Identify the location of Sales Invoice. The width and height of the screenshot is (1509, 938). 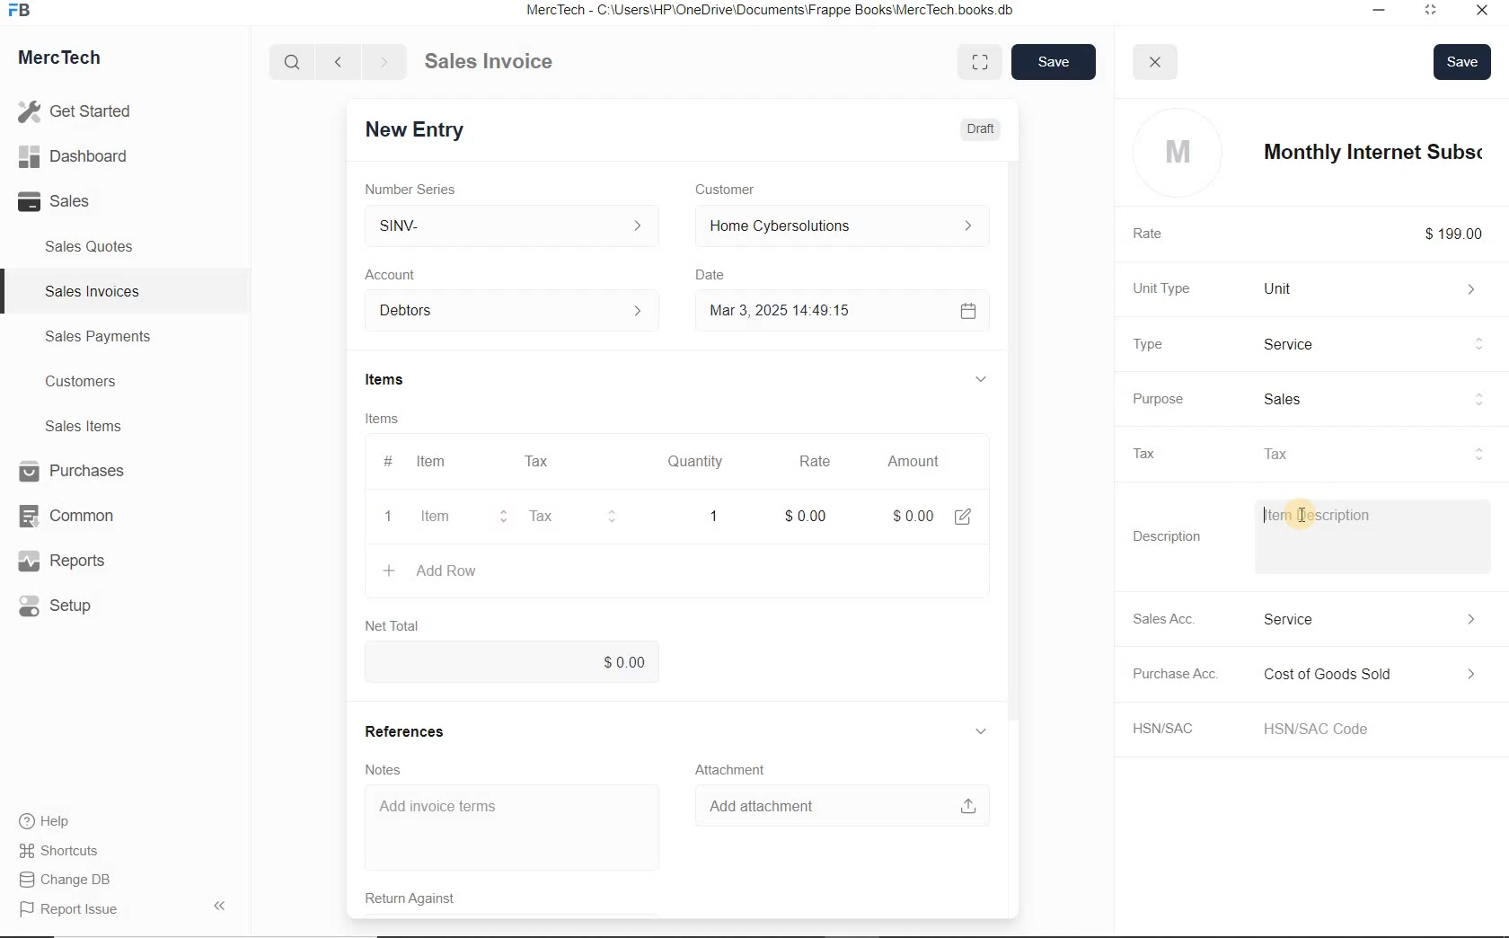
(490, 63).